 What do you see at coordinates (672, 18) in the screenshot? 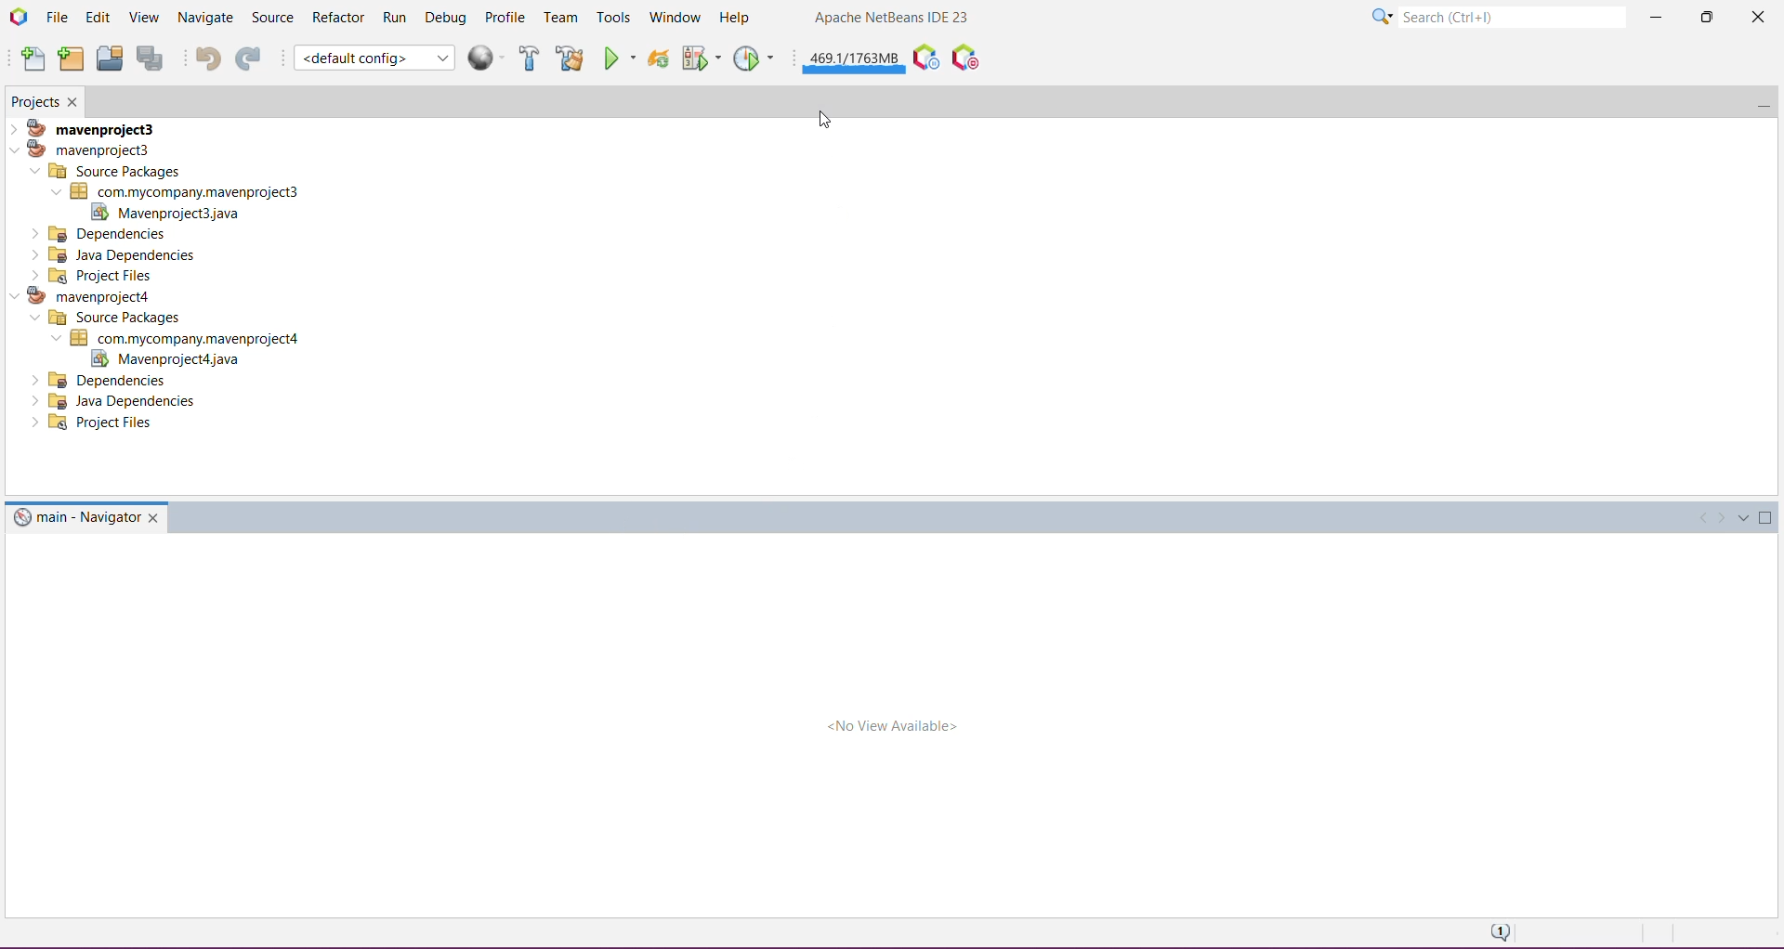
I see `Window` at bounding box center [672, 18].